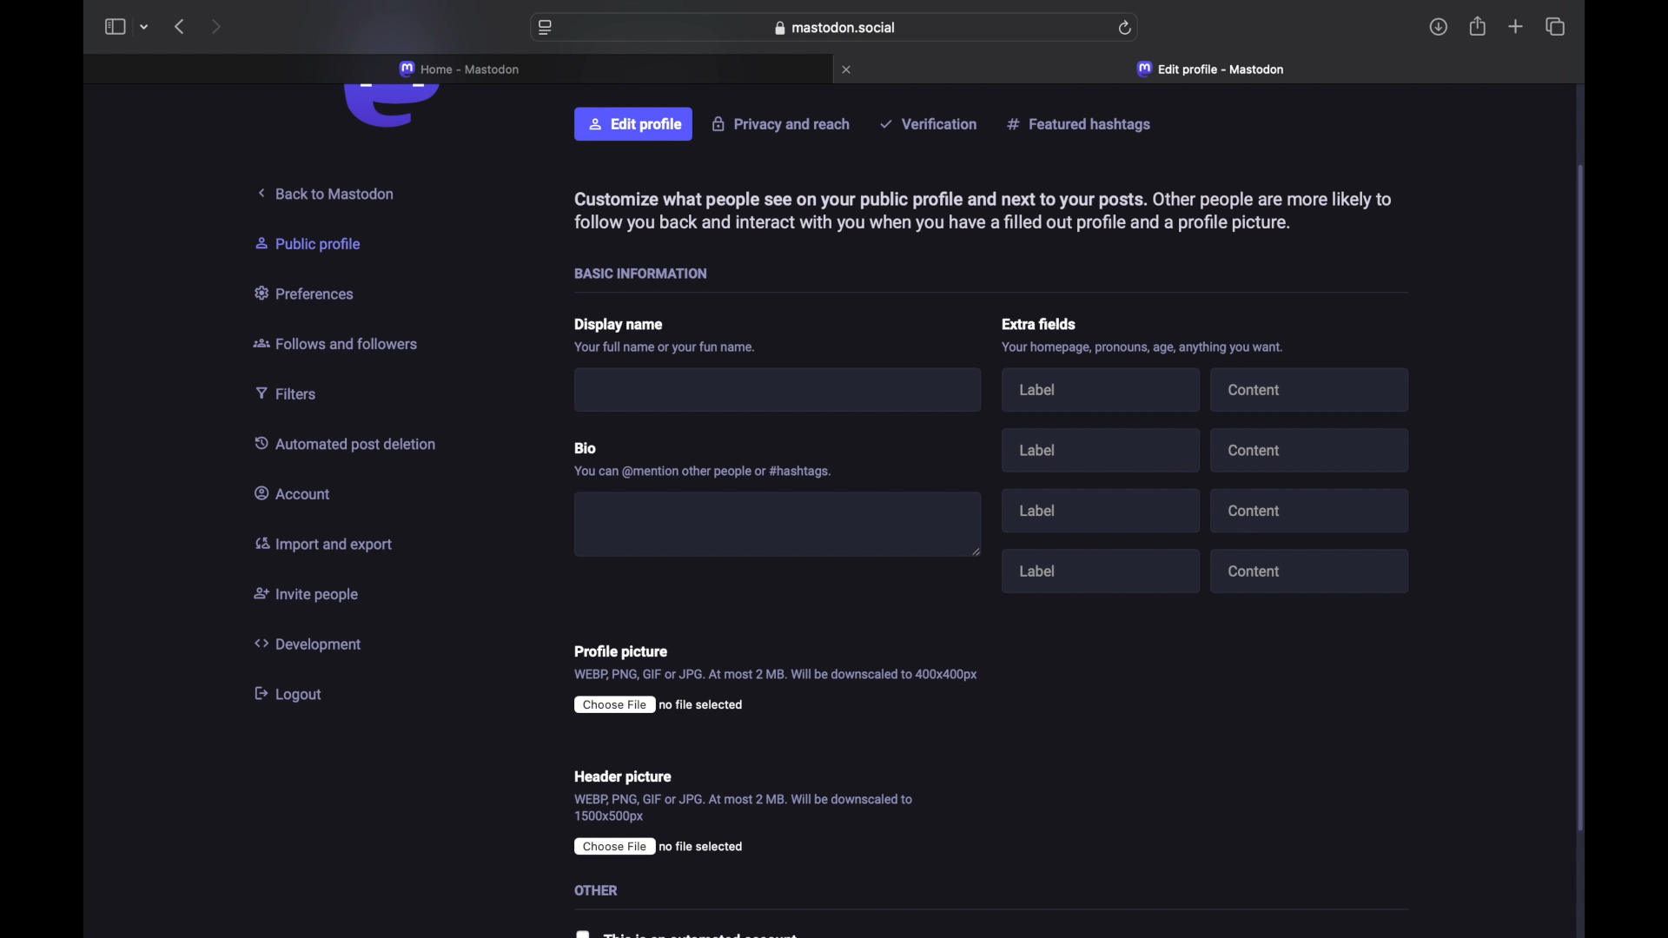 The height and width of the screenshot is (938, 1668). What do you see at coordinates (707, 472) in the screenshot?
I see `info` at bounding box center [707, 472].